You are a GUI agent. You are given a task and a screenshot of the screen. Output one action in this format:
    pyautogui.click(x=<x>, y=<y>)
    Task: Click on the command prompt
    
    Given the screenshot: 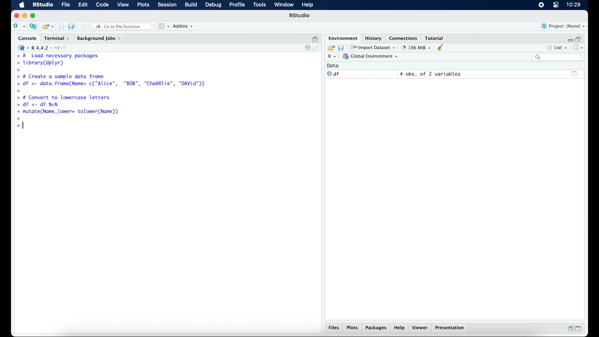 What is the action you would take?
    pyautogui.click(x=18, y=126)
    